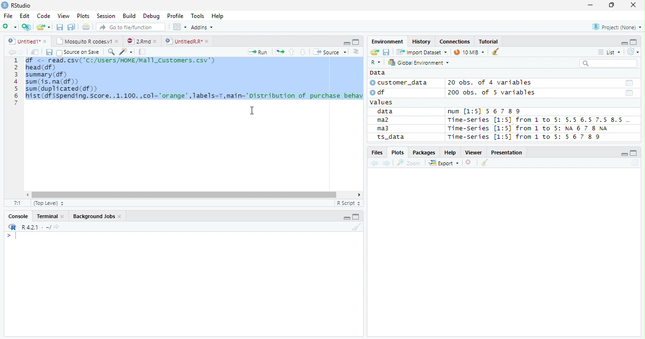 This screenshot has width=645, height=339. What do you see at coordinates (607, 63) in the screenshot?
I see `Search` at bounding box center [607, 63].